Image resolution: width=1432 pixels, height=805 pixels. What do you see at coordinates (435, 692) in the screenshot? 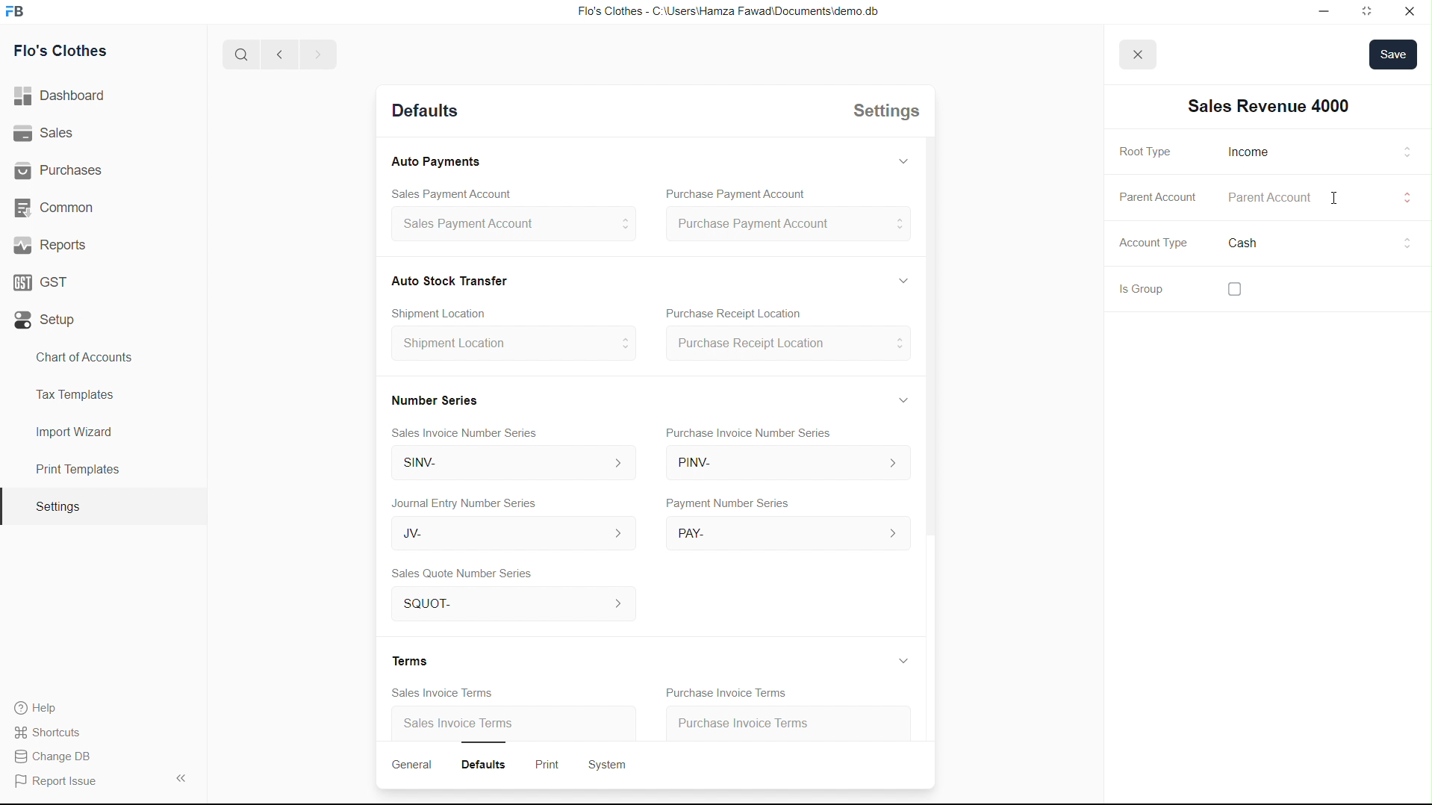
I see `Sales Invoice Terms` at bounding box center [435, 692].